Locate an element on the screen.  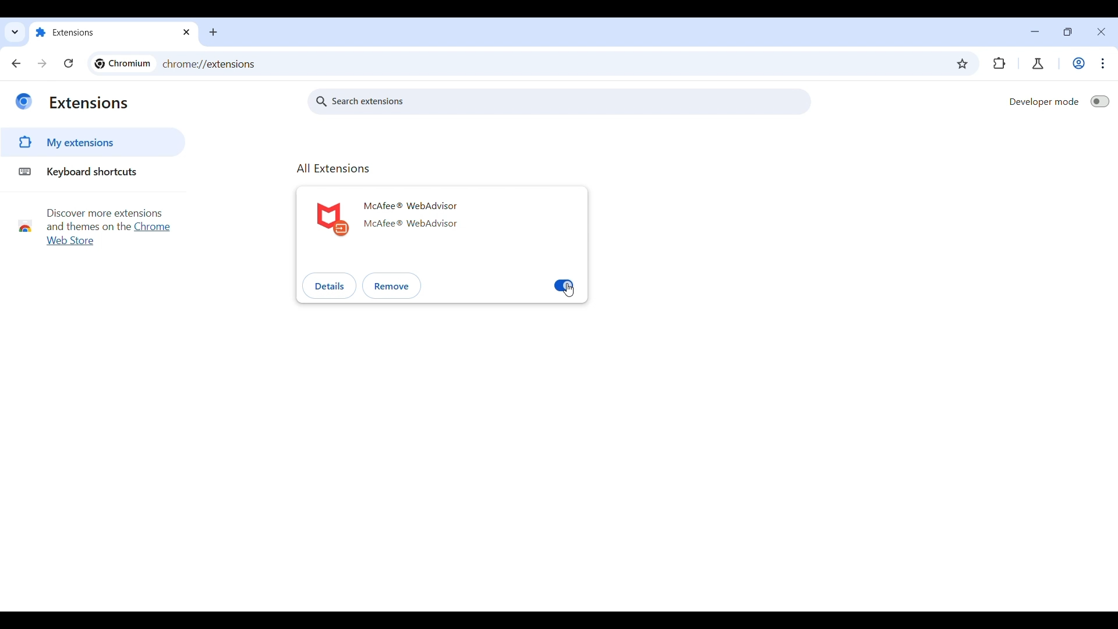
Link to Chrome web store is located at coordinates (70, 241).